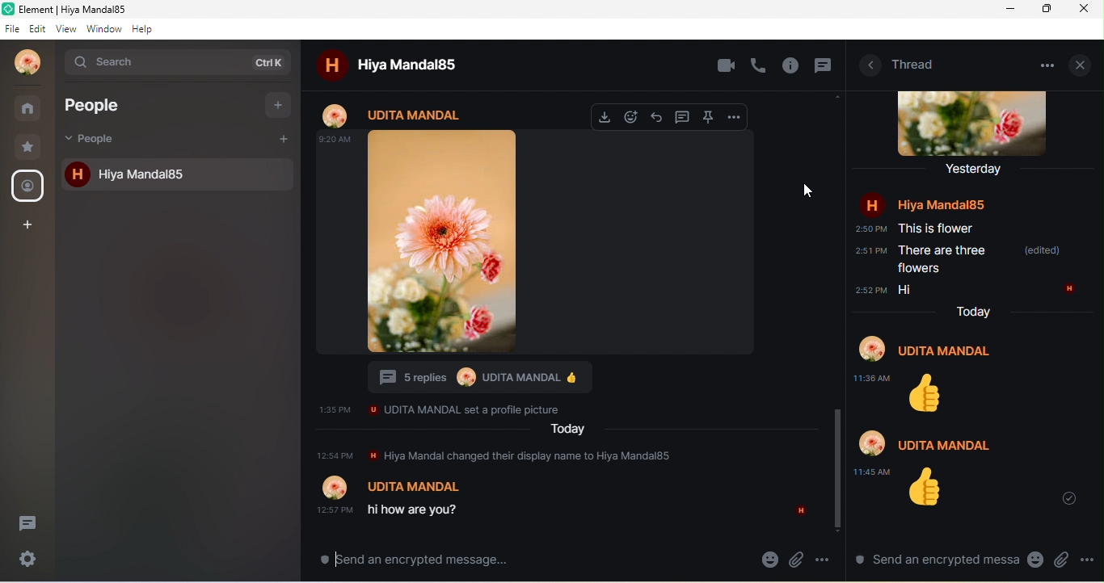 Image resolution: width=1104 pixels, height=583 pixels. I want to click on info, so click(792, 66).